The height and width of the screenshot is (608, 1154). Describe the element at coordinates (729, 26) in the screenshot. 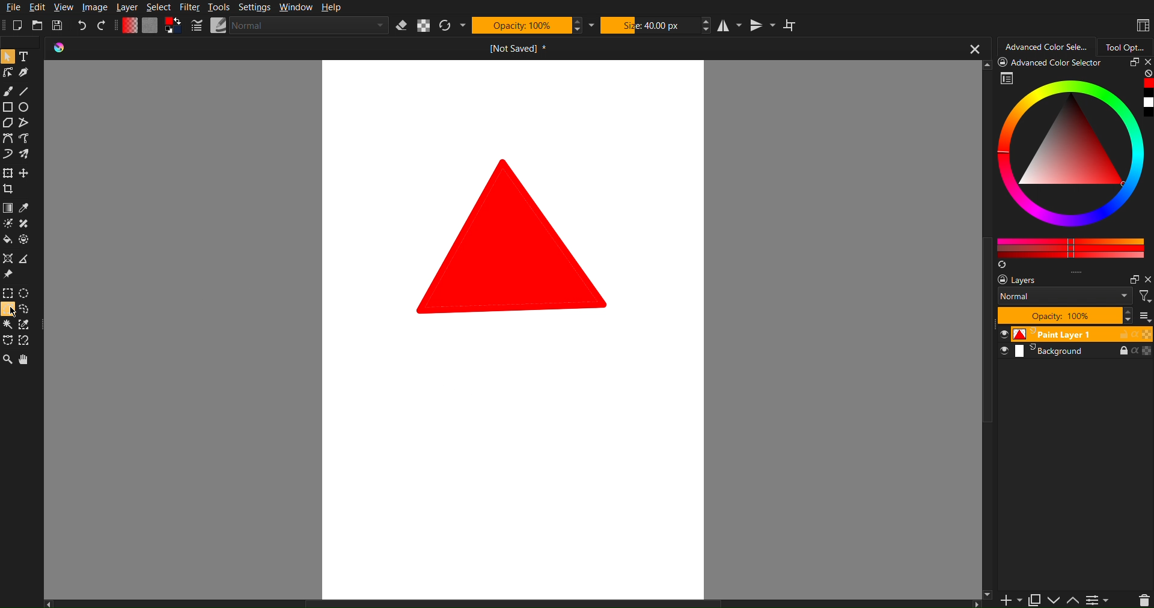

I see `Horizontal Mirror` at that location.